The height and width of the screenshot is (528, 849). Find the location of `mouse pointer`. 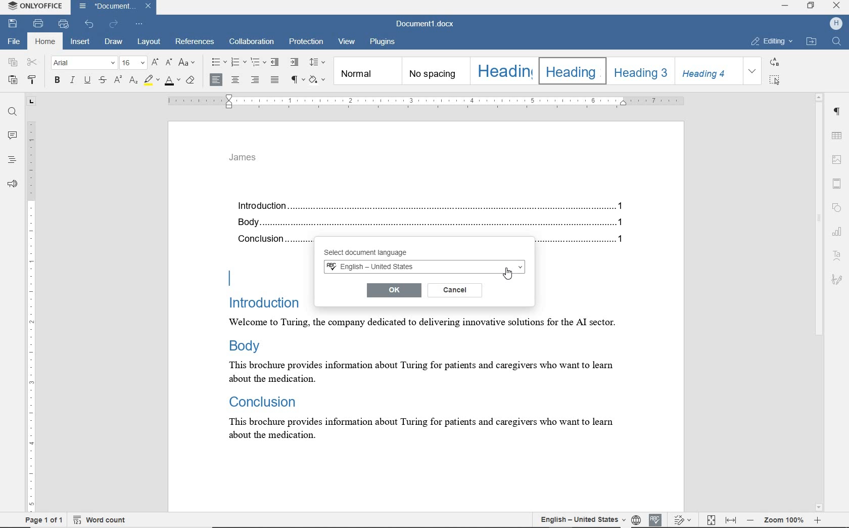

mouse pointer is located at coordinates (508, 272).